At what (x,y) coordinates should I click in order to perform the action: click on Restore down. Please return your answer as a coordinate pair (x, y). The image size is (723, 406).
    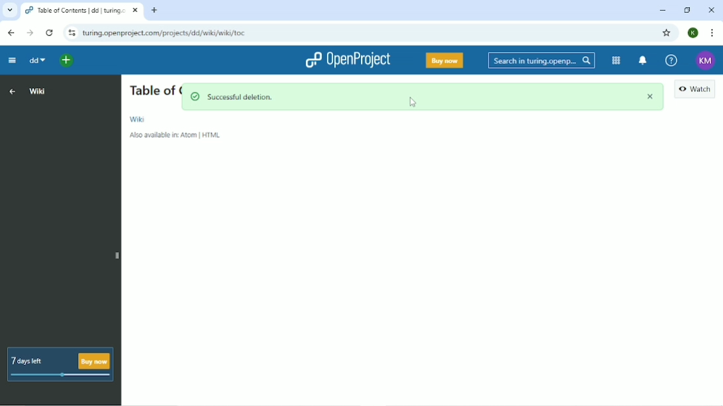
    Looking at the image, I should click on (686, 9).